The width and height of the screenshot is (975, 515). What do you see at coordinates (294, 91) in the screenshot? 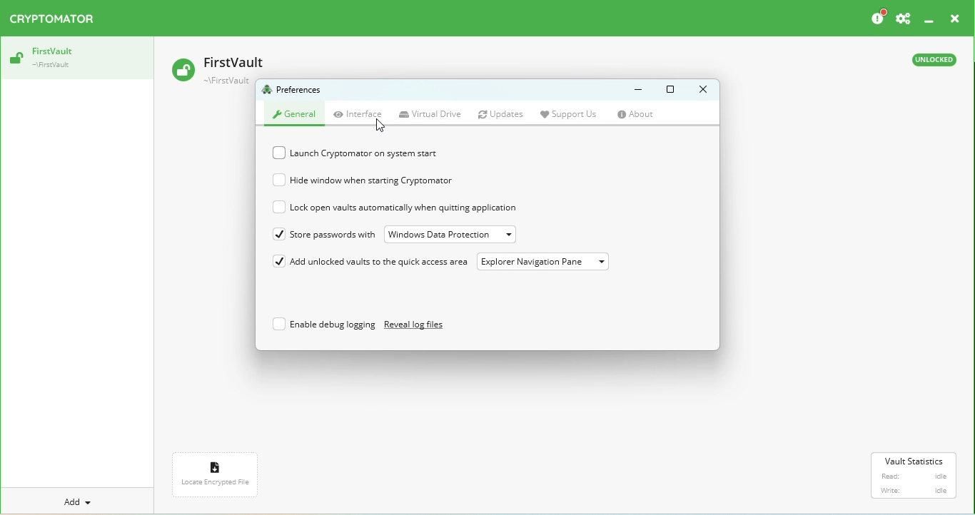
I see `Preferences` at bounding box center [294, 91].